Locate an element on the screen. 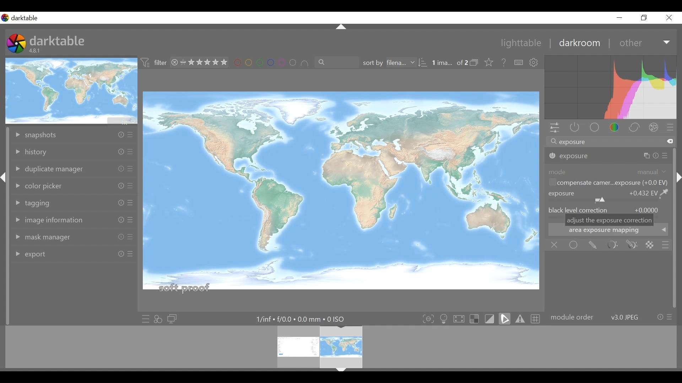 This screenshot has width=682, height=383.  is located at coordinates (619, 17).